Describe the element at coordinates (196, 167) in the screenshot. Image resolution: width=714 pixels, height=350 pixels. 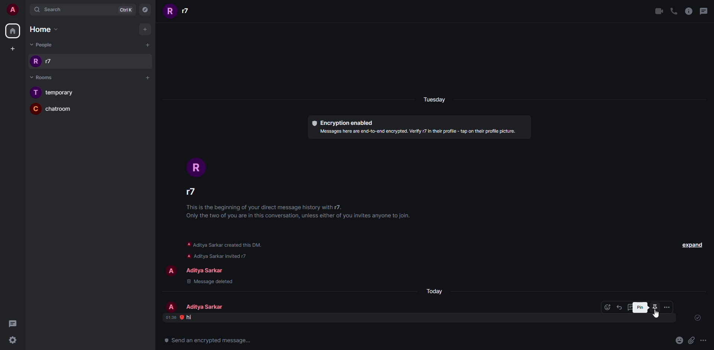
I see `profile` at that location.